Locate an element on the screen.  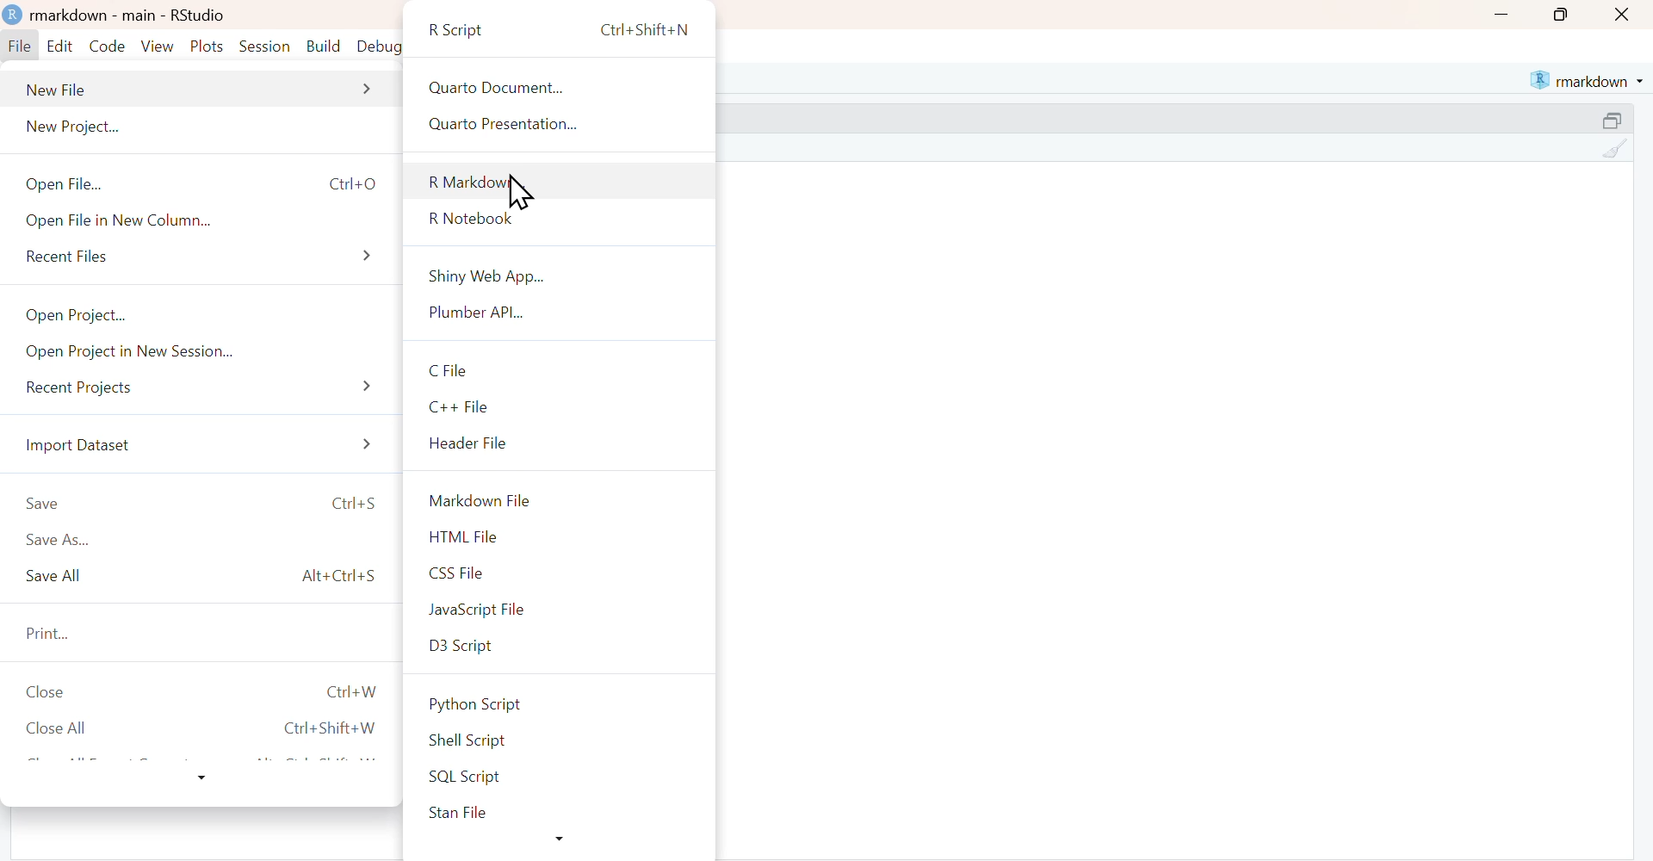
JavaScript File is located at coordinates (560, 610).